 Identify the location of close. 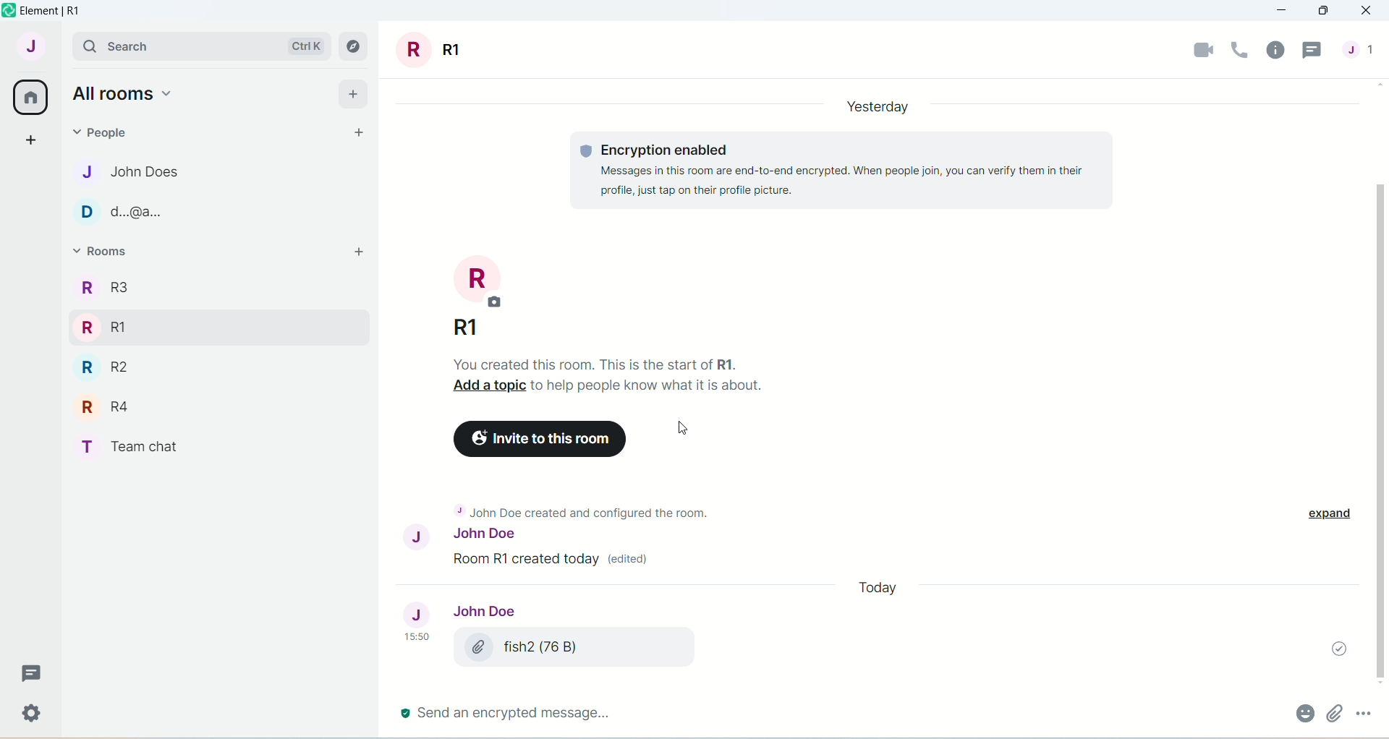
(1367, 12).